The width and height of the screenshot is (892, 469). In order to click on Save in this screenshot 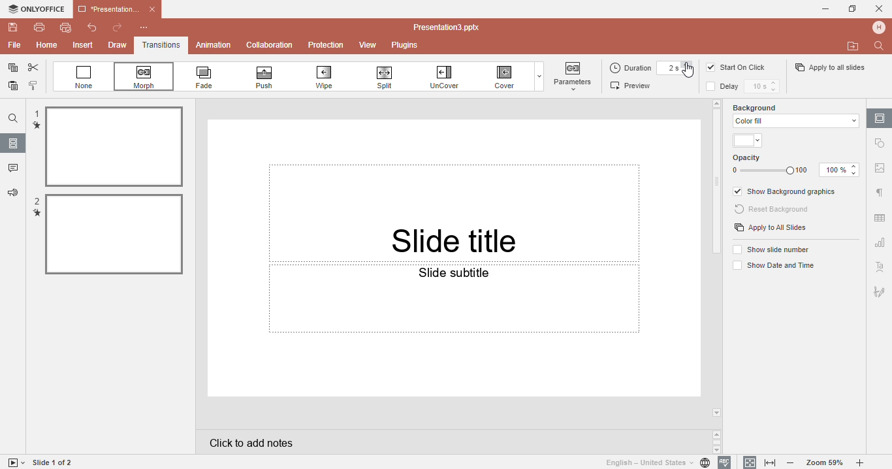, I will do `click(11, 27)`.